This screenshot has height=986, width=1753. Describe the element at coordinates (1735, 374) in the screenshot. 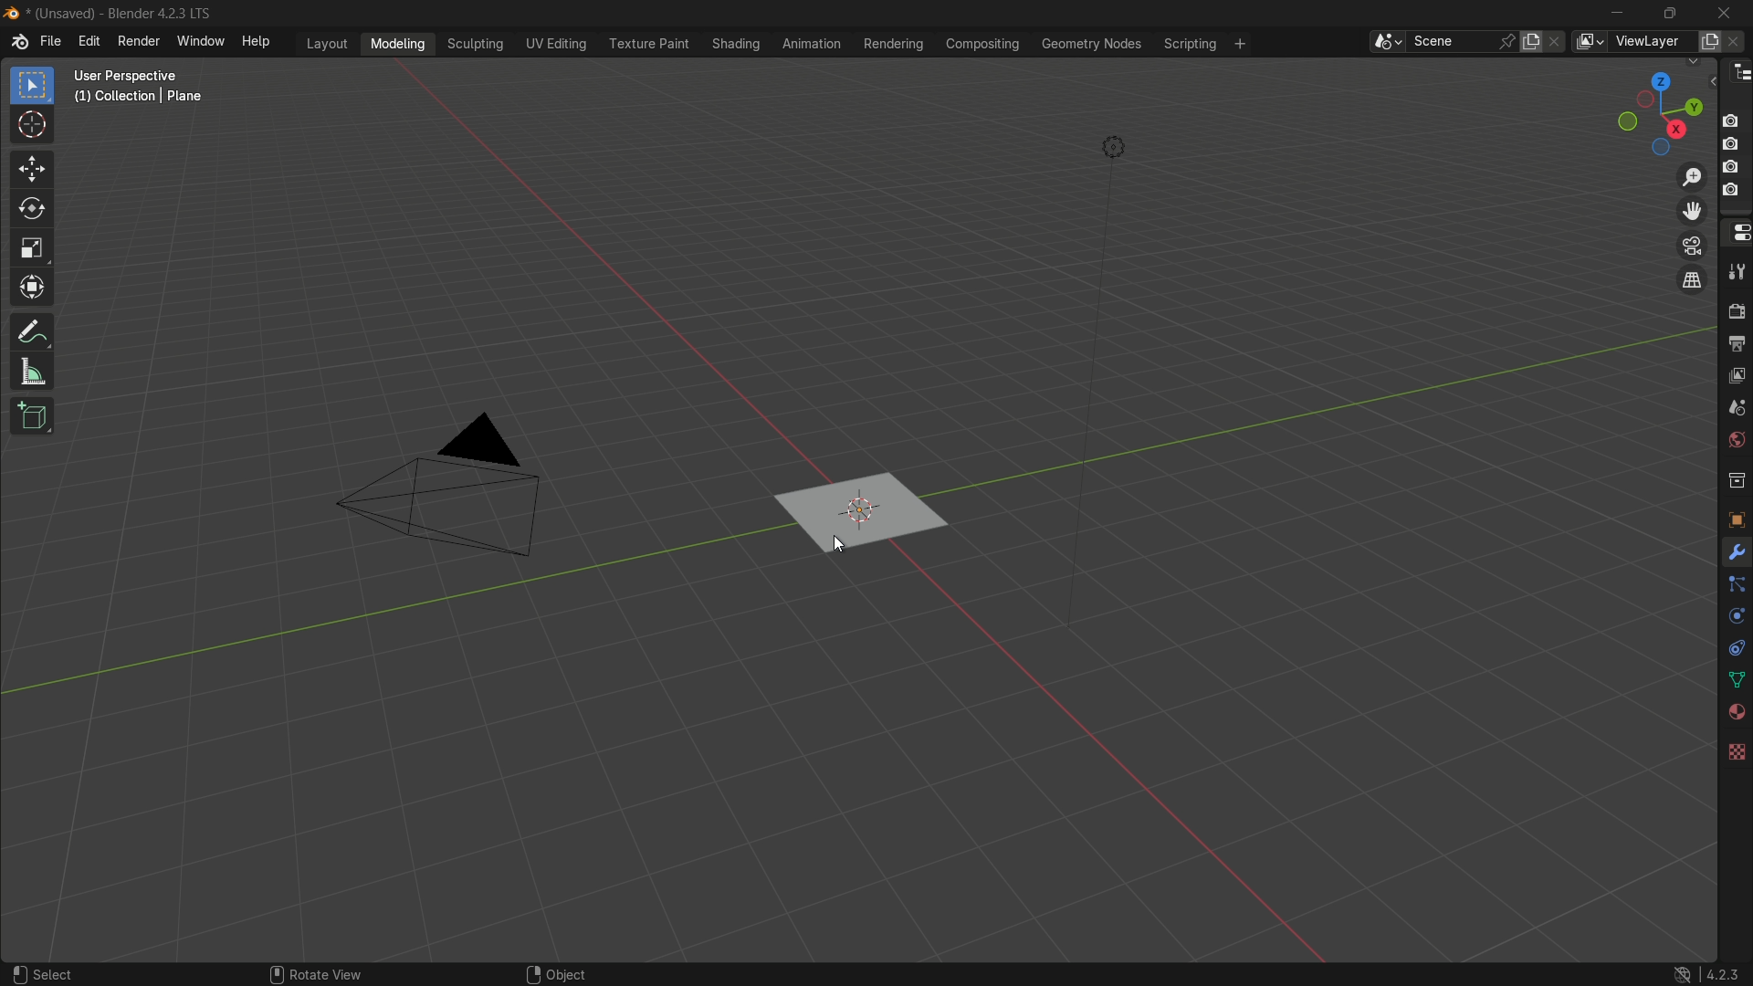

I see `view layer` at that location.